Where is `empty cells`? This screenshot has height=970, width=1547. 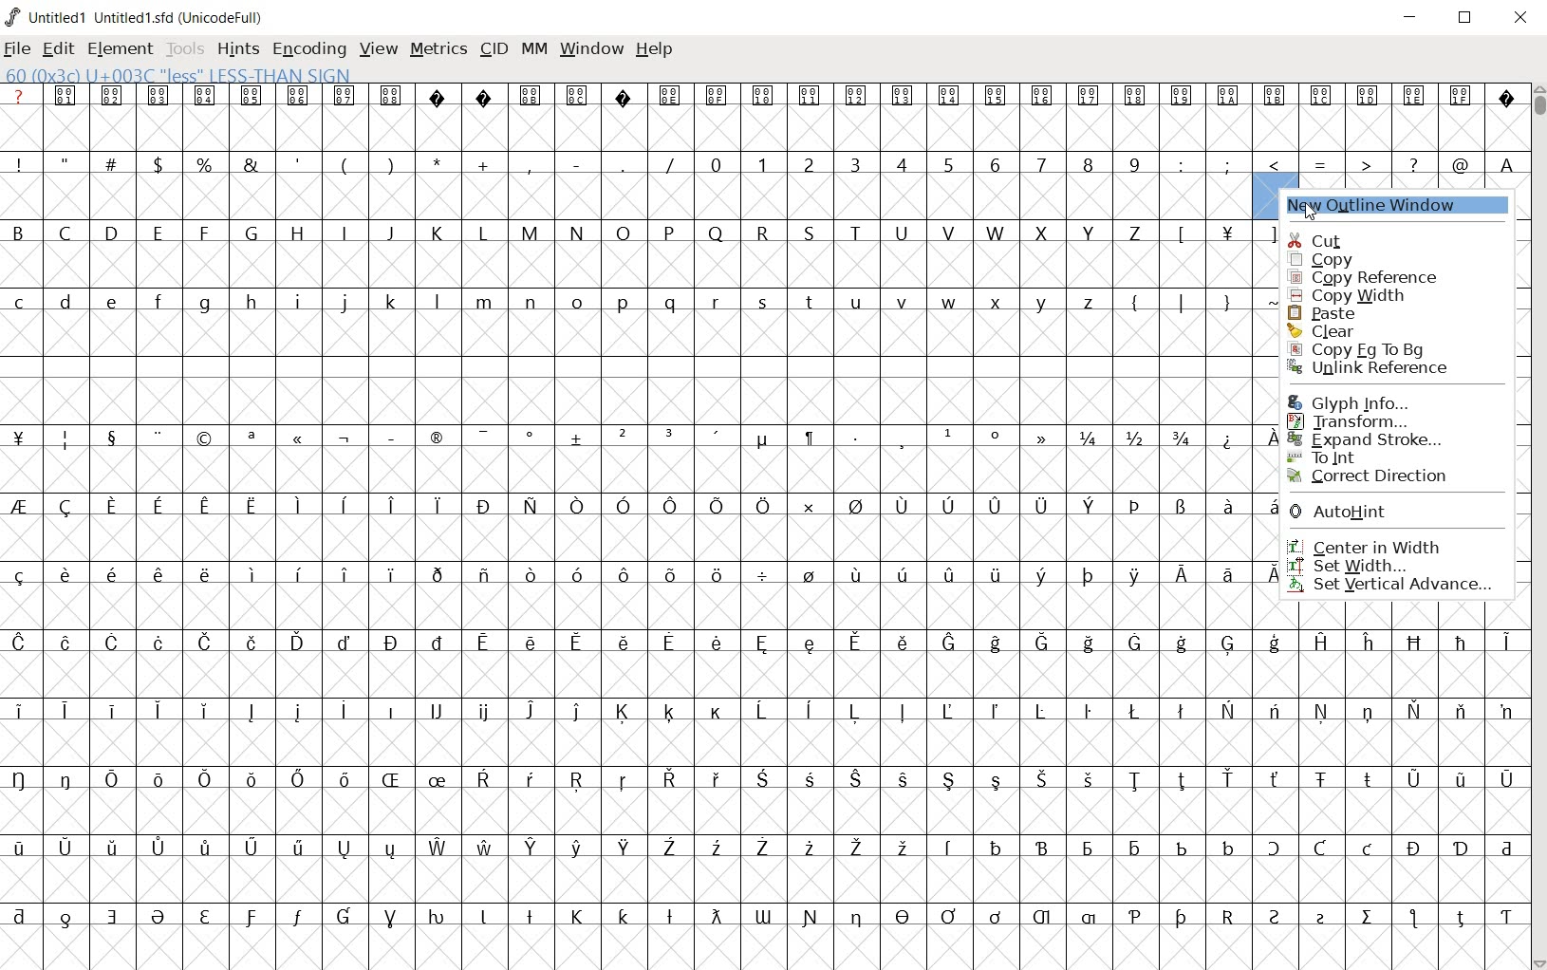 empty cells is located at coordinates (764, 744).